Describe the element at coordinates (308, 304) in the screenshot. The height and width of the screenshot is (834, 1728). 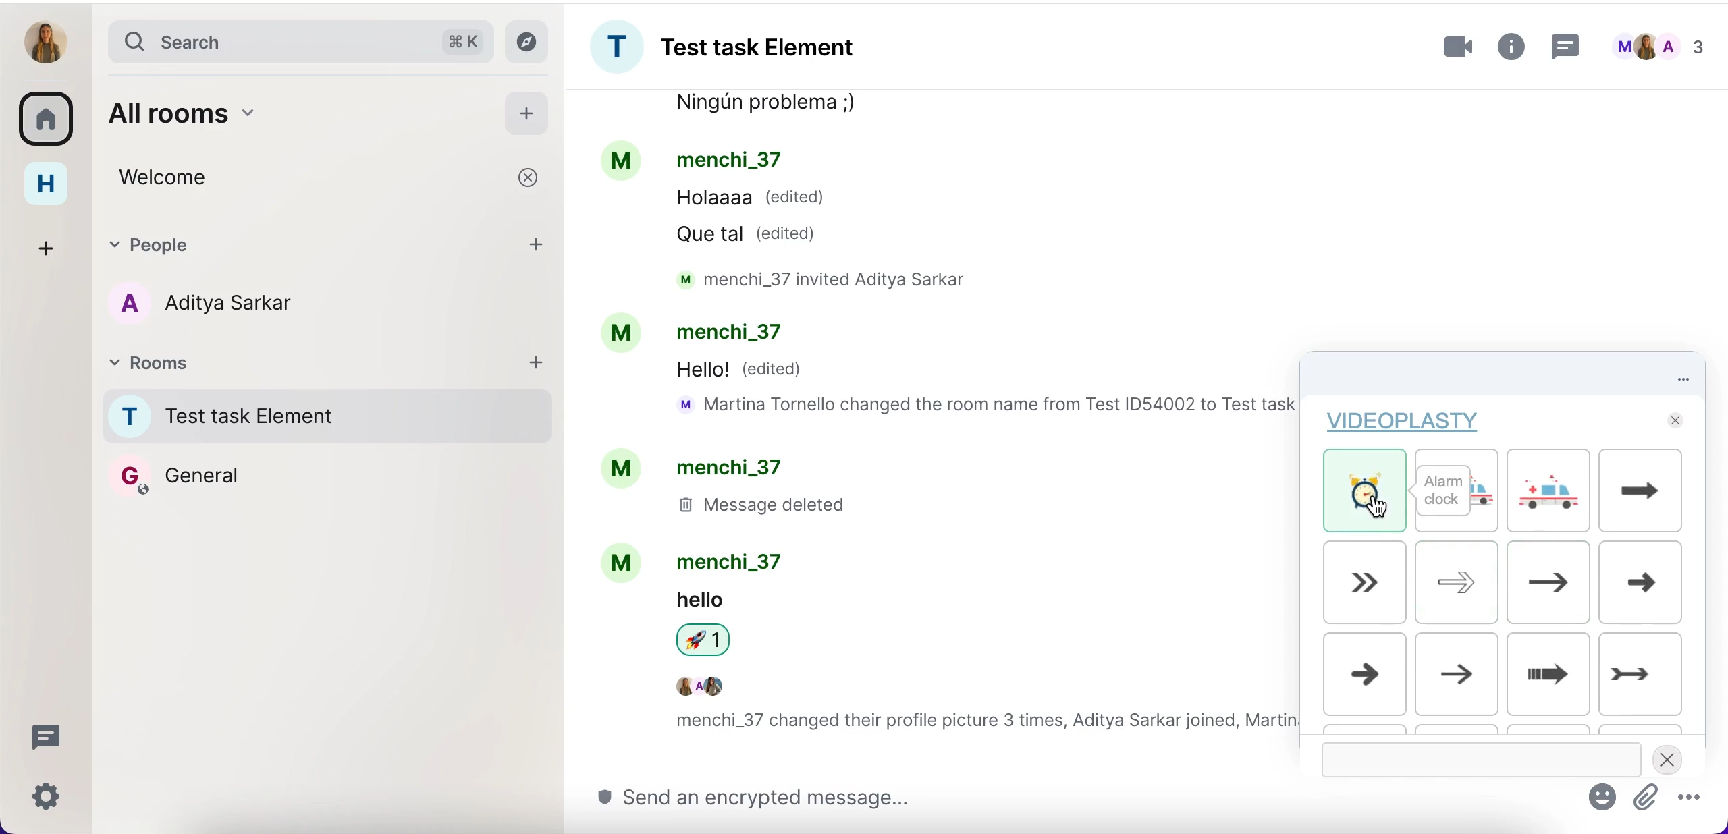
I see `chat member` at that location.